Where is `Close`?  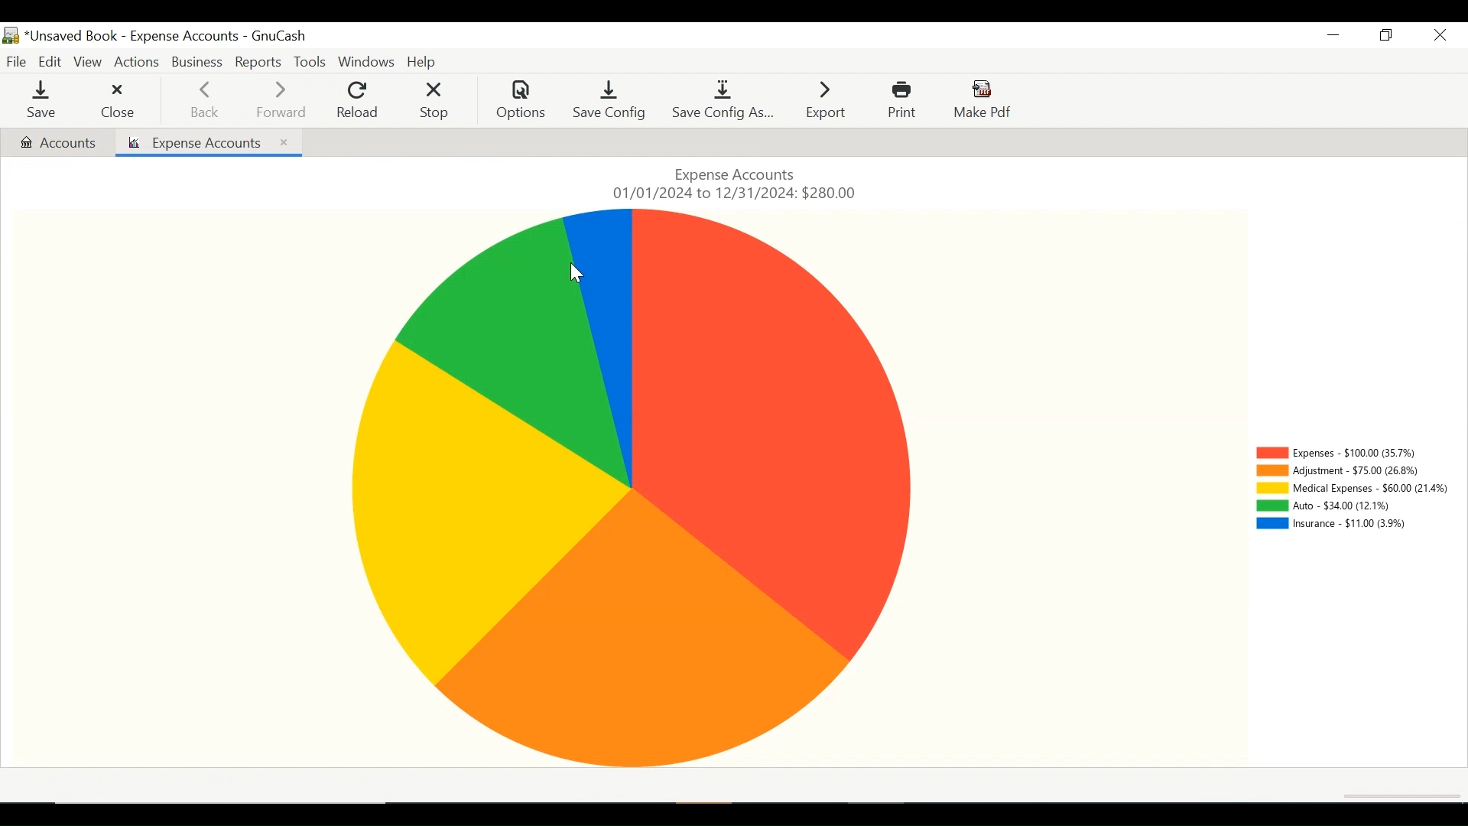
Close is located at coordinates (108, 99).